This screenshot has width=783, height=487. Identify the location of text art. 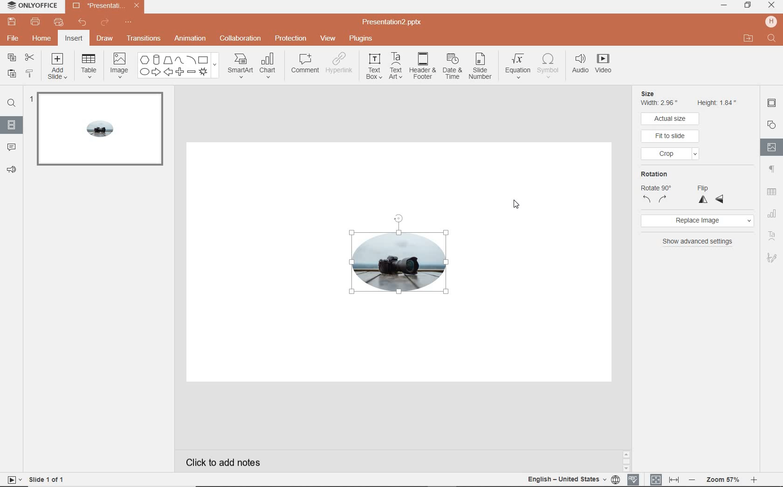
(396, 67).